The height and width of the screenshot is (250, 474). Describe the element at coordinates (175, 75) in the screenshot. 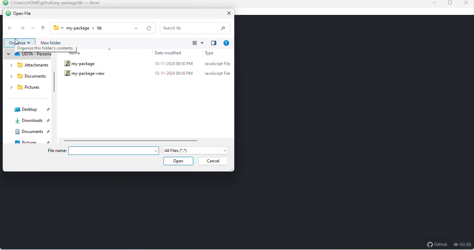

I see `13-11-2024 06:50 pm` at that location.